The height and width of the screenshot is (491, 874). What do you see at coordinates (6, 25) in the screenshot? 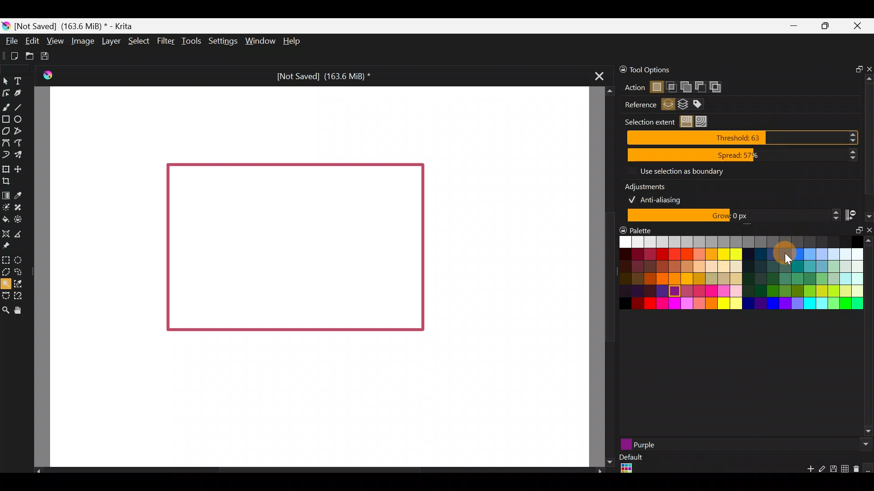
I see `Krita logo` at bounding box center [6, 25].